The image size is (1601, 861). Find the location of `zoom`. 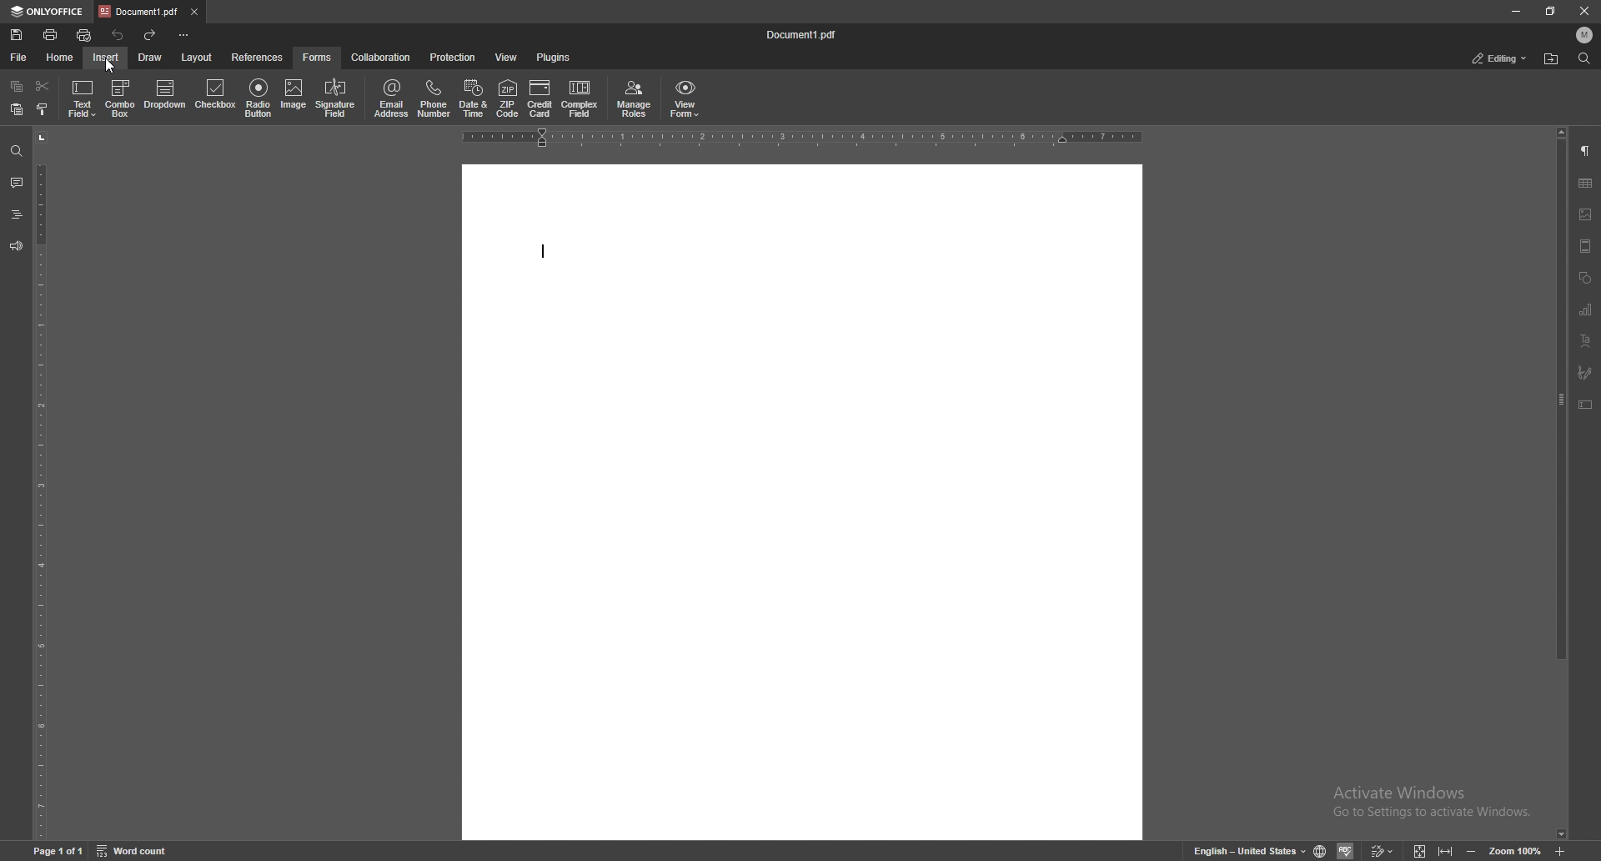

zoom is located at coordinates (1515, 849).